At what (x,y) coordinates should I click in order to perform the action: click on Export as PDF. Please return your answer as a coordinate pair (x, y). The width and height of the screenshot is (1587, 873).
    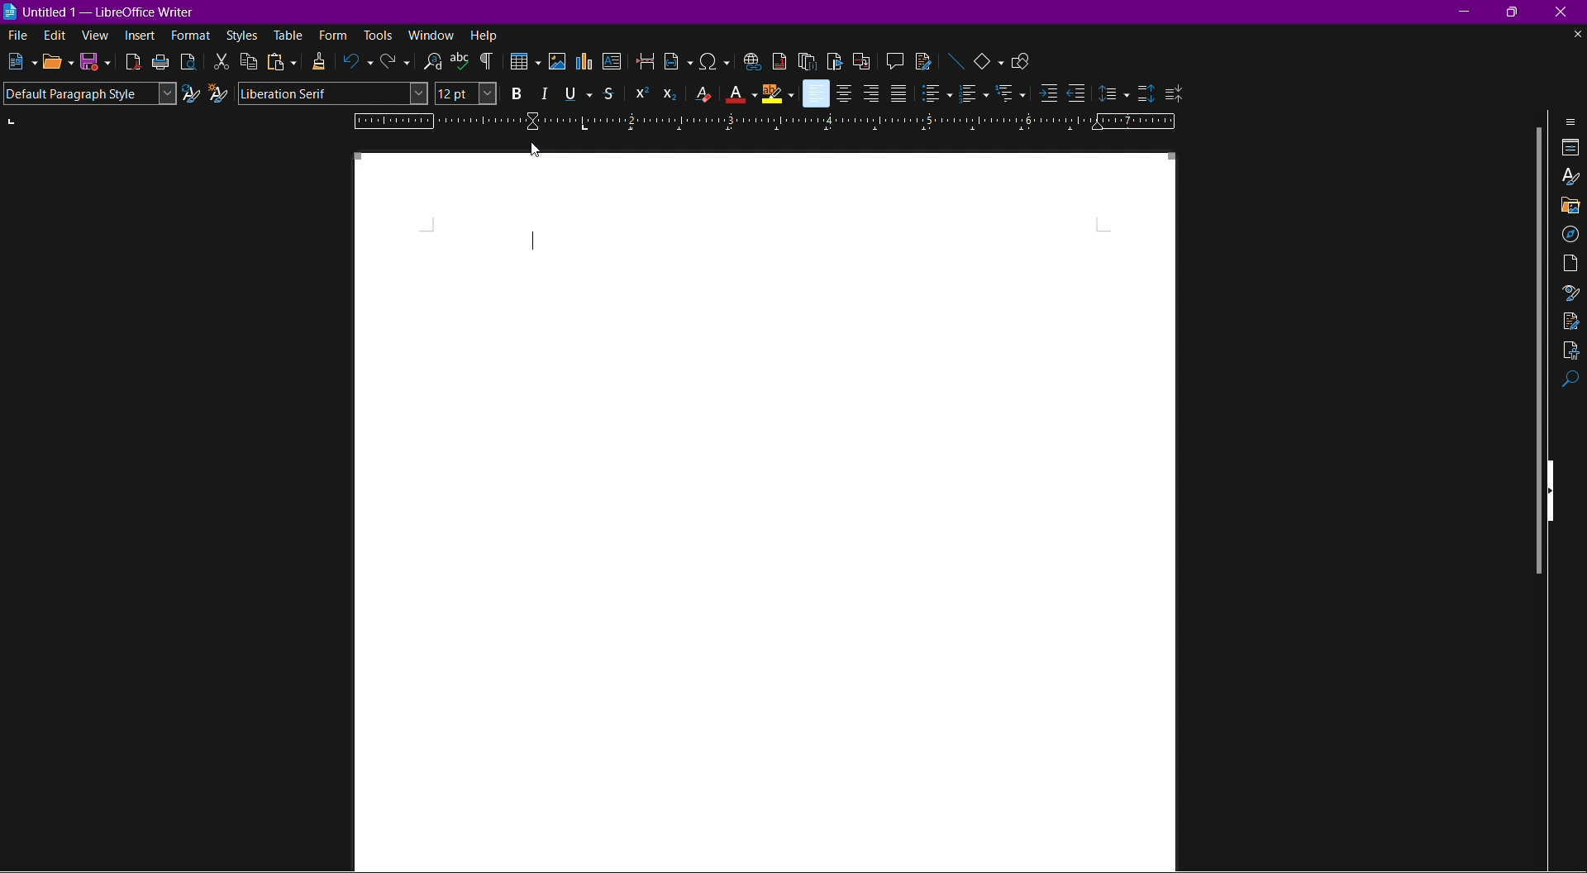
    Looking at the image, I should click on (133, 62).